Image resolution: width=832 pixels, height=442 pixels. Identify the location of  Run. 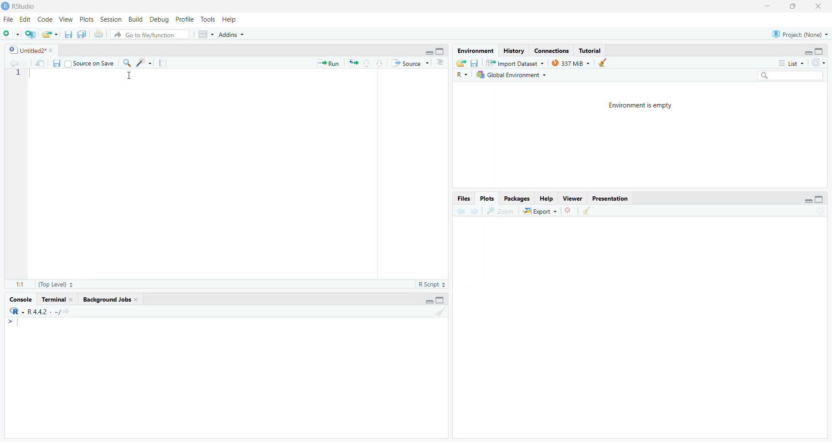
(326, 63).